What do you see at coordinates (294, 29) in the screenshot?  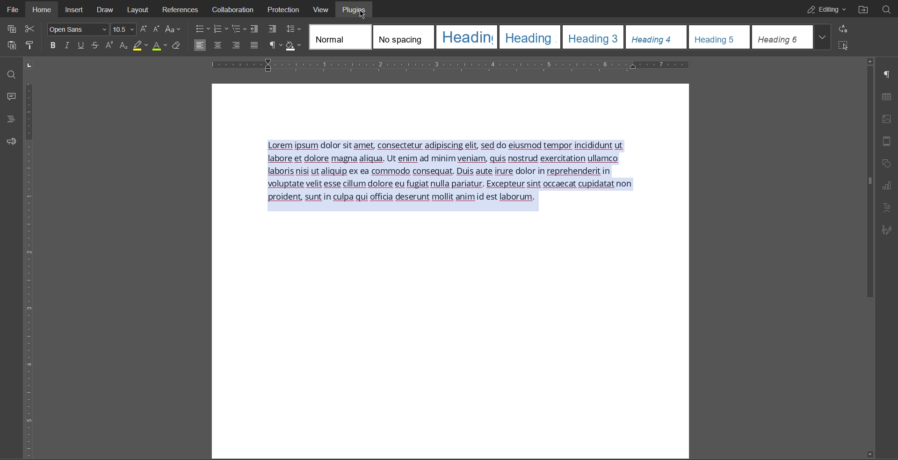 I see `Line Spacing` at bounding box center [294, 29].